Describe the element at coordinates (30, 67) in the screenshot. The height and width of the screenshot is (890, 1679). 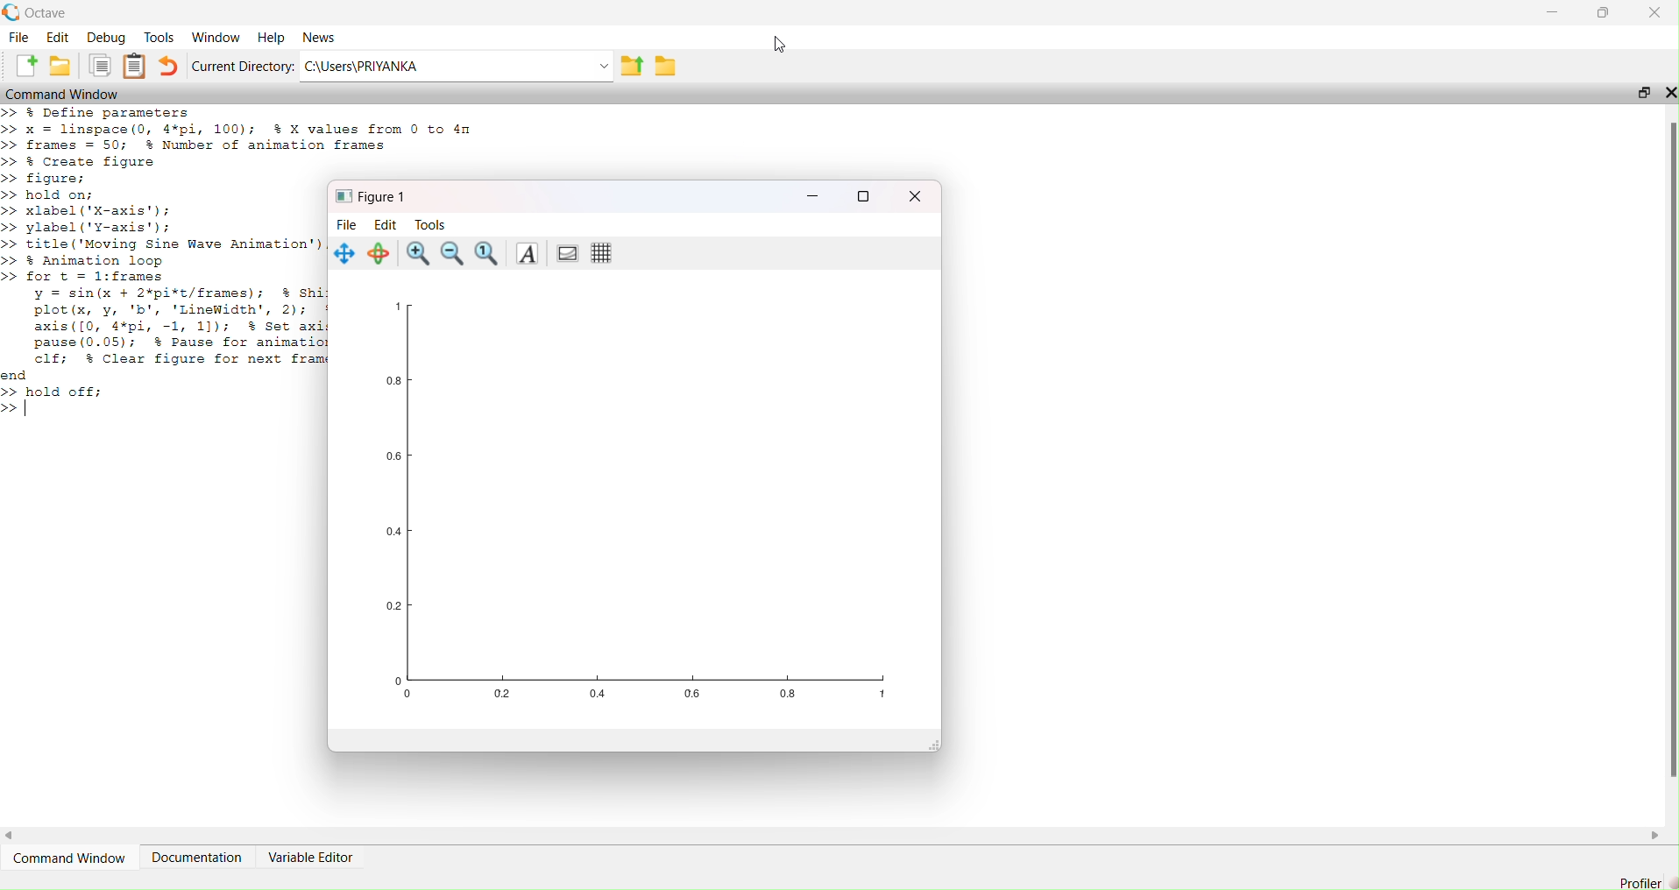
I see `add` at that location.